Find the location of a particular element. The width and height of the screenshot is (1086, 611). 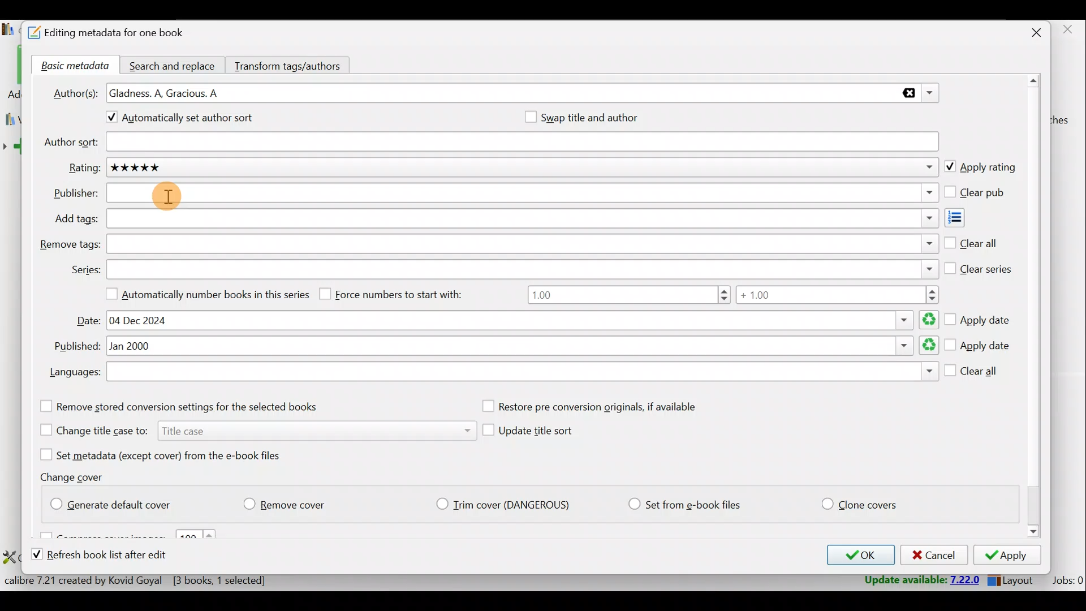

Authors is located at coordinates (524, 94).